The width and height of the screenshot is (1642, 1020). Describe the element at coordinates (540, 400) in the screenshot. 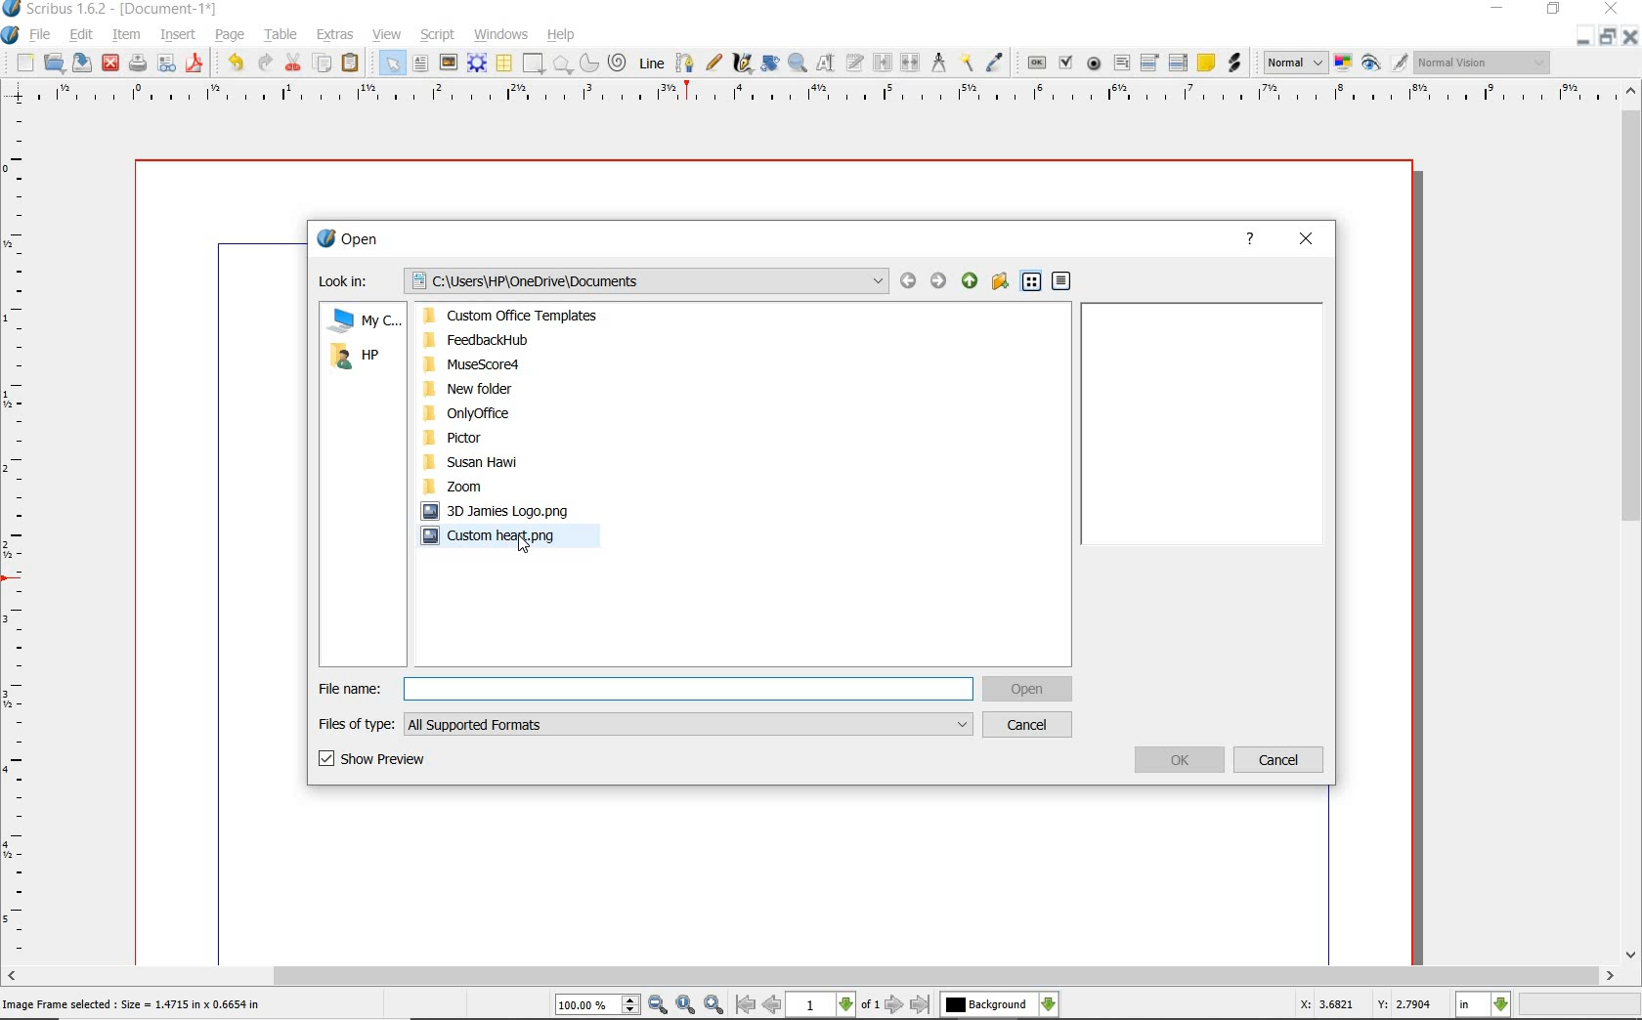

I see `PC Folders` at that location.